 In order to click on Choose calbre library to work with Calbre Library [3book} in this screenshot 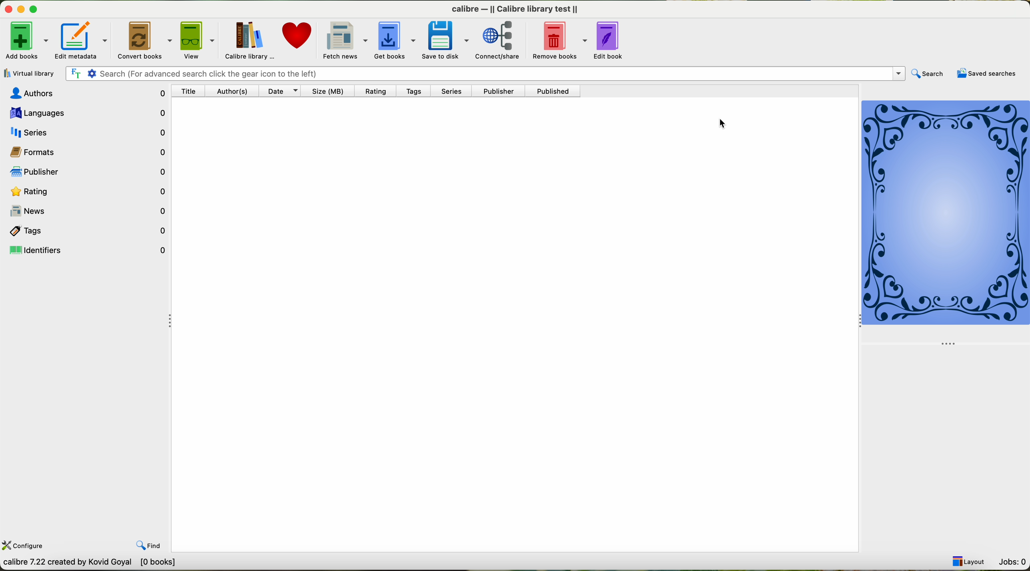, I will do `click(118, 564)`.